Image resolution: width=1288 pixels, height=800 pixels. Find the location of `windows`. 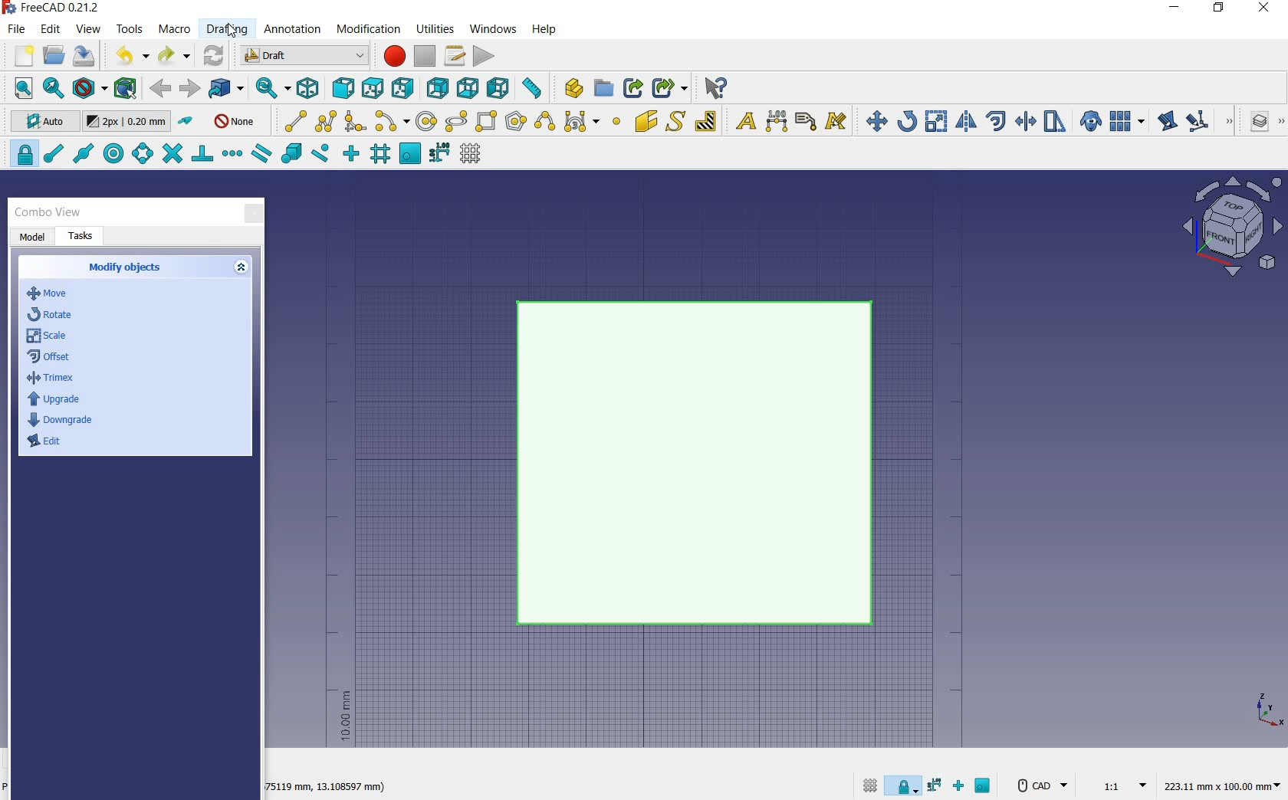

windows is located at coordinates (495, 28).